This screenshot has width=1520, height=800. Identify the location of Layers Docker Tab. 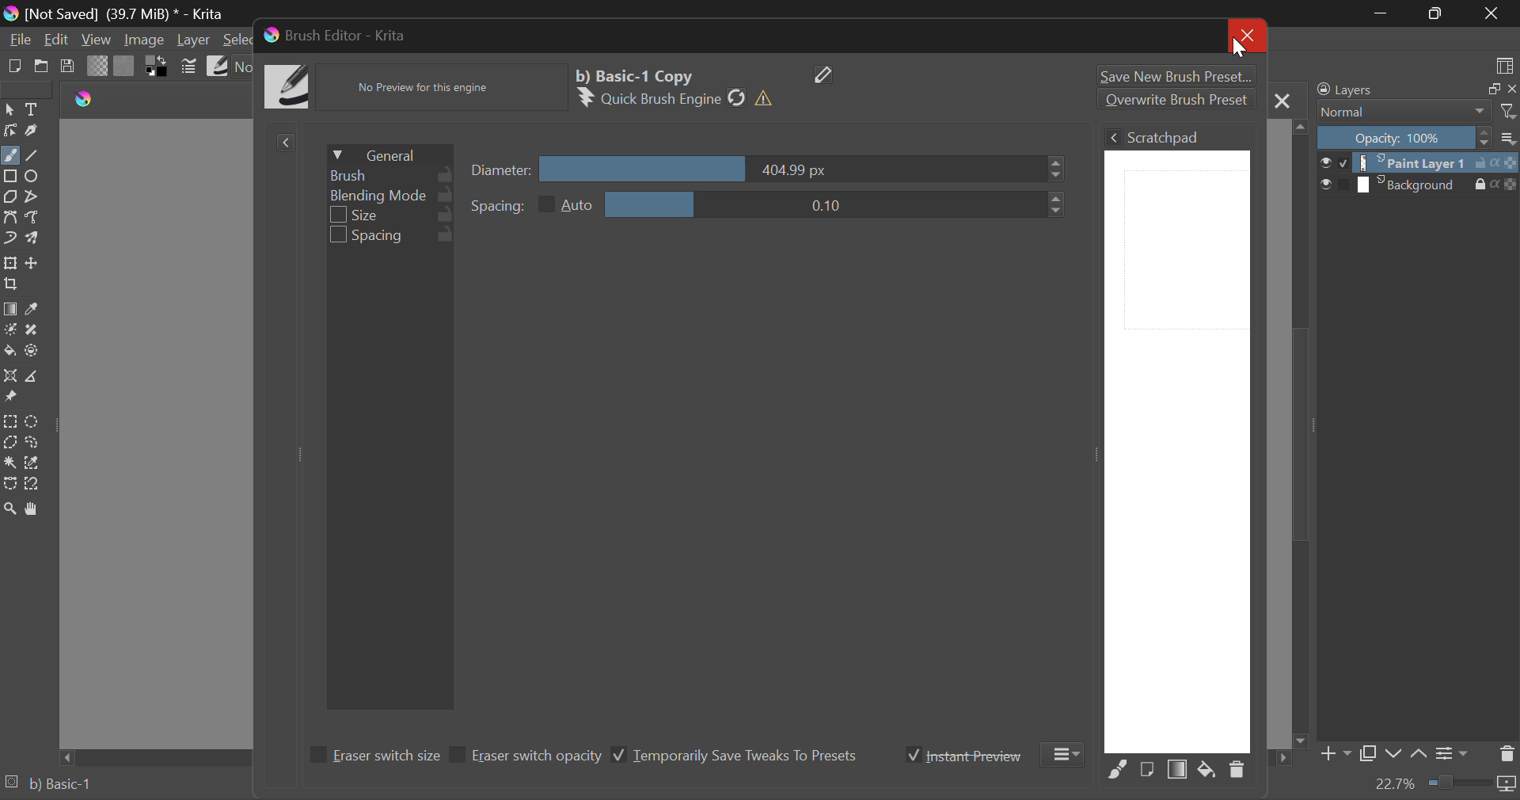
(1415, 90).